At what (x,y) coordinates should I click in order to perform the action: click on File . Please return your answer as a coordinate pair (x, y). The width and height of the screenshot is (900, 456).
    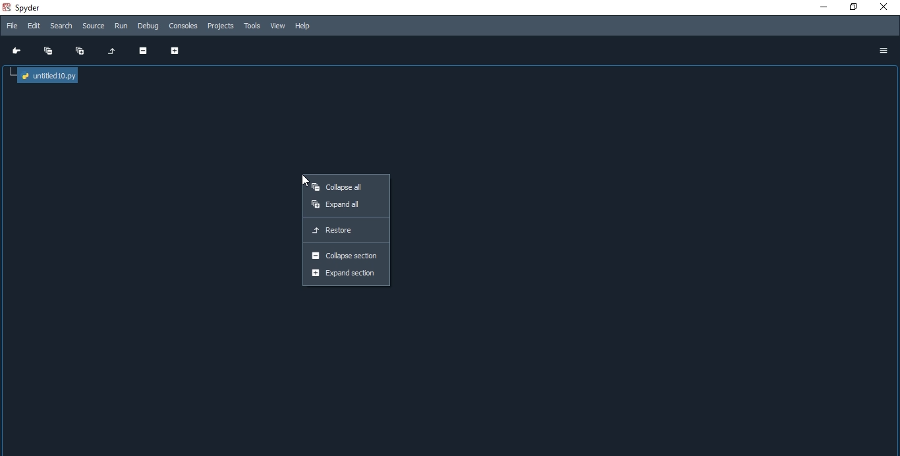
    Looking at the image, I should click on (13, 26).